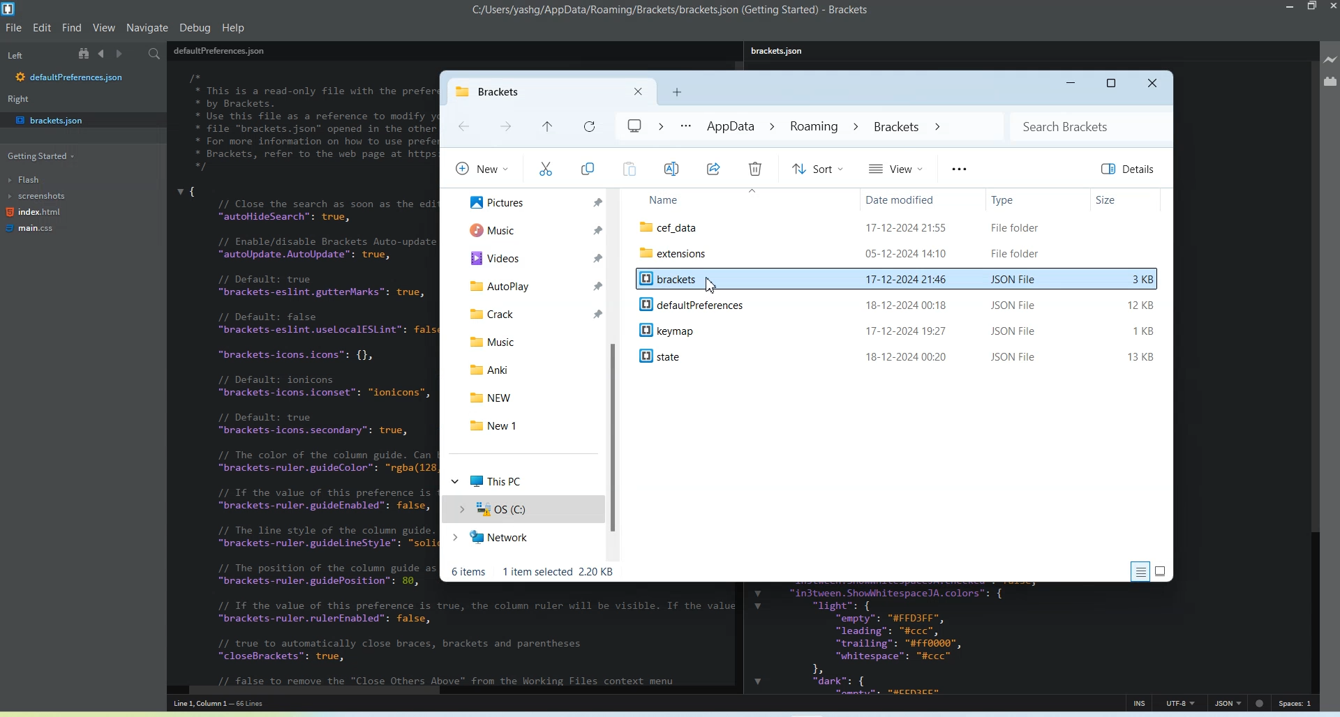  What do you see at coordinates (899, 252) in the screenshot?
I see `Extensions` at bounding box center [899, 252].